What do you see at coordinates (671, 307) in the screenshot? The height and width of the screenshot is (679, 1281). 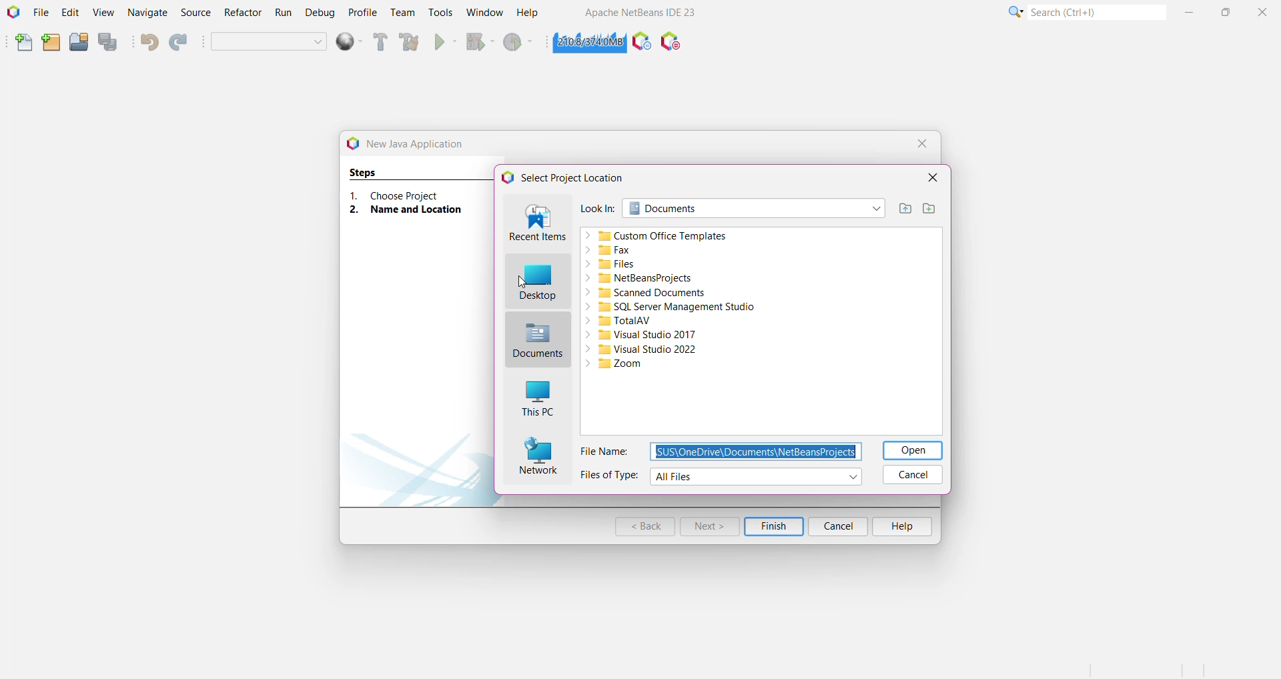 I see `SQL Server Management Studio` at bounding box center [671, 307].